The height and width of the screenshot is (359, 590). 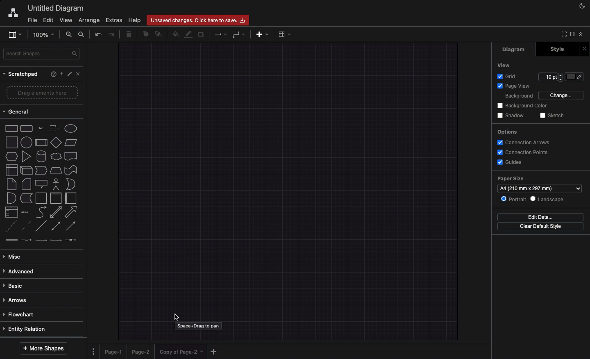 What do you see at coordinates (182, 353) in the screenshot?
I see `copy of page 2` at bounding box center [182, 353].